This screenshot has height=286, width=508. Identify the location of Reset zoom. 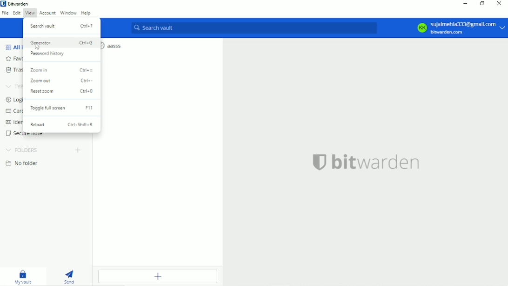
(62, 91).